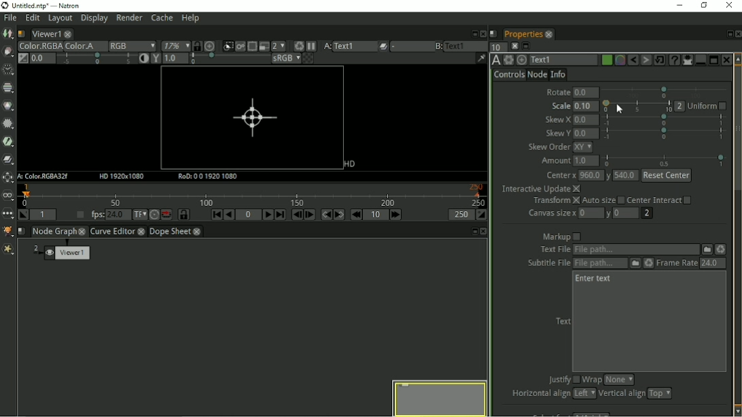 Image resolution: width=742 pixels, height=417 pixels. I want to click on Amount, so click(633, 161).